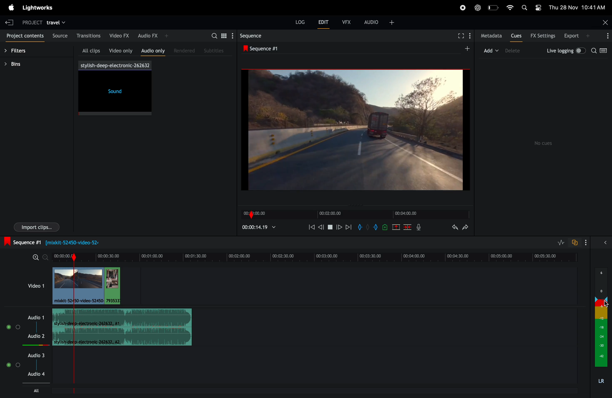 The image size is (612, 398). Describe the element at coordinates (379, 22) in the screenshot. I see `audio` at that location.